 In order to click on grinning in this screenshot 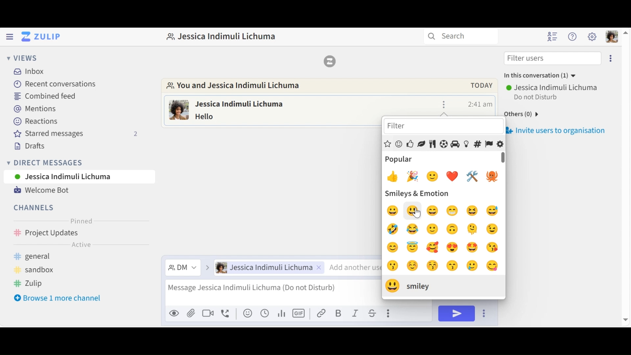, I will do `click(433, 210)`.